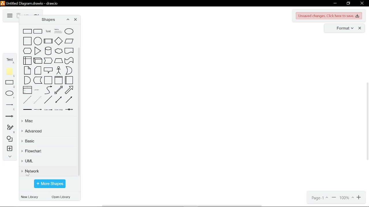 The image size is (369, 207). Describe the element at coordinates (48, 152) in the screenshot. I see `flowchart` at that location.